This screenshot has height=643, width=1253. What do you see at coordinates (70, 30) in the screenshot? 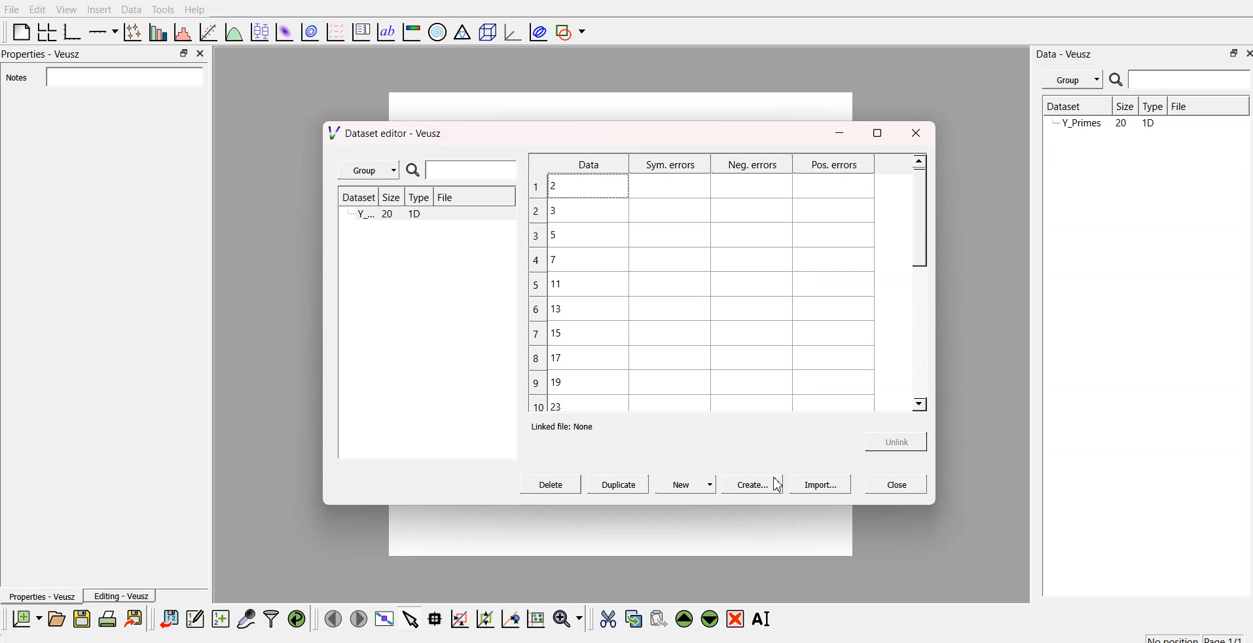
I see `base graph` at bounding box center [70, 30].